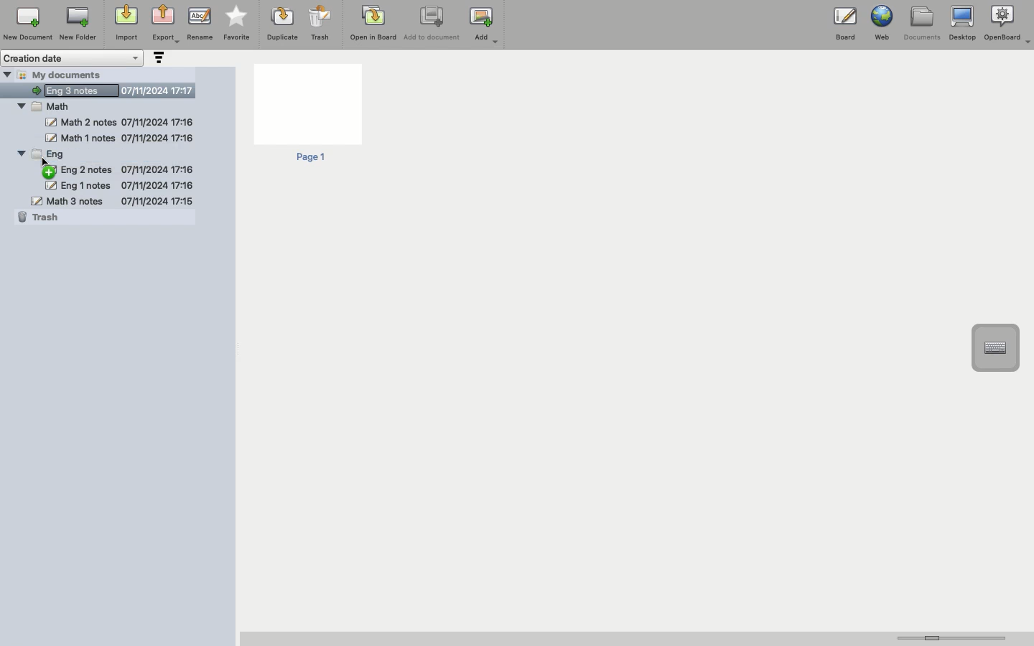 This screenshot has height=646, width=1034. Describe the element at coordinates (165, 25) in the screenshot. I see `Export` at that location.